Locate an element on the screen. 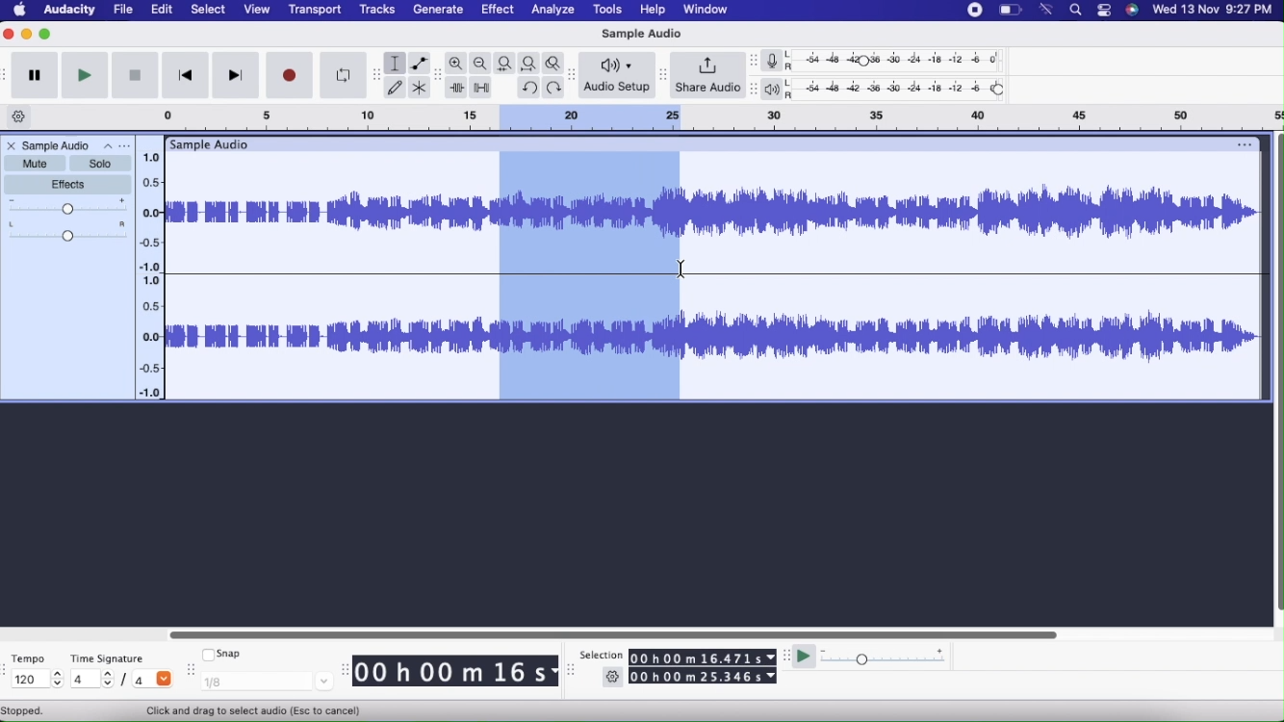  Recording level is located at coordinates (902, 63).